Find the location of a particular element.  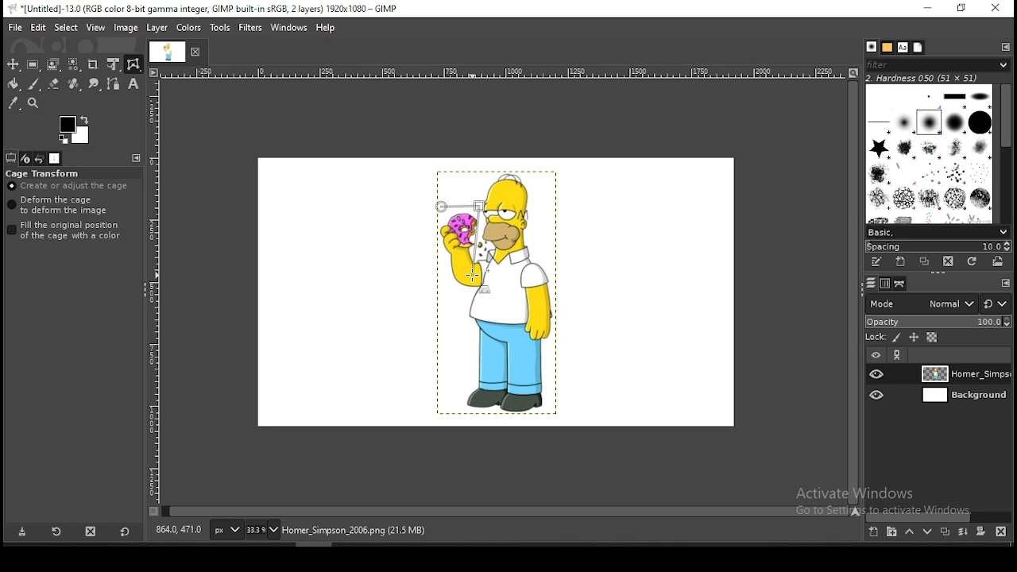

configure this tab is located at coordinates (136, 157).